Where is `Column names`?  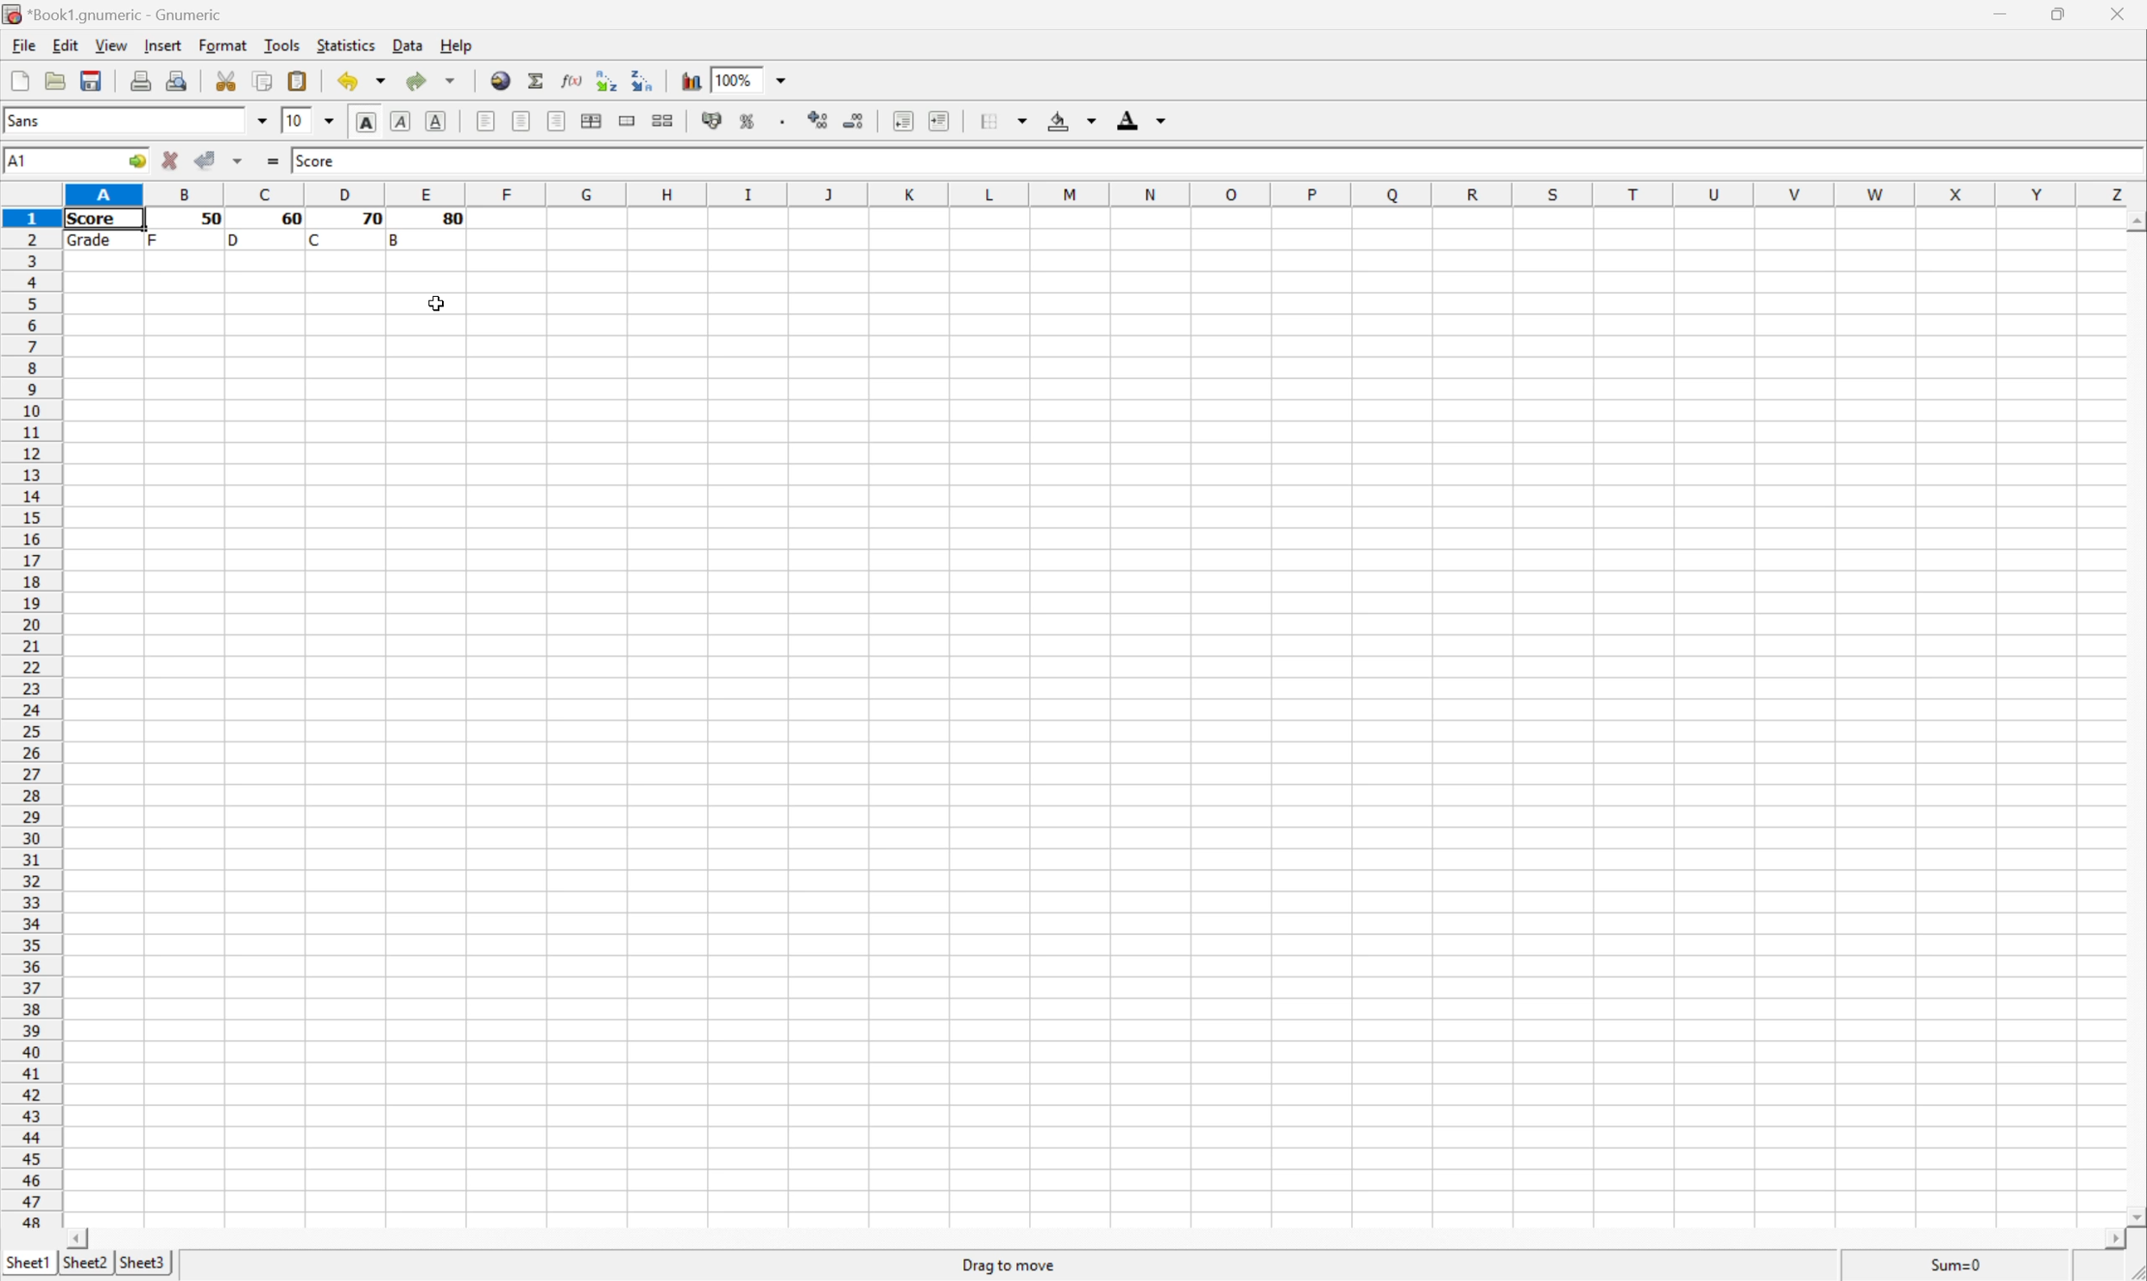
Column names is located at coordinates (1103, 192).